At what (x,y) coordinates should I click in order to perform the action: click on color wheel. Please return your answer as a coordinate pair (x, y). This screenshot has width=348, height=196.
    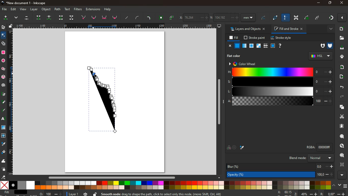
    Looking at the image, I should click on (245, 64).